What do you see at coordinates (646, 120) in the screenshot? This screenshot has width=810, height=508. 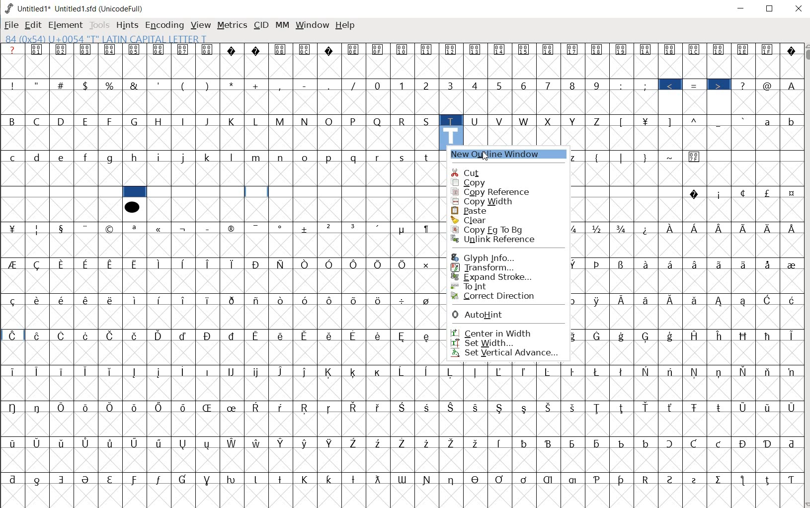 I see `Symbol` at bounding box center [646, 120].